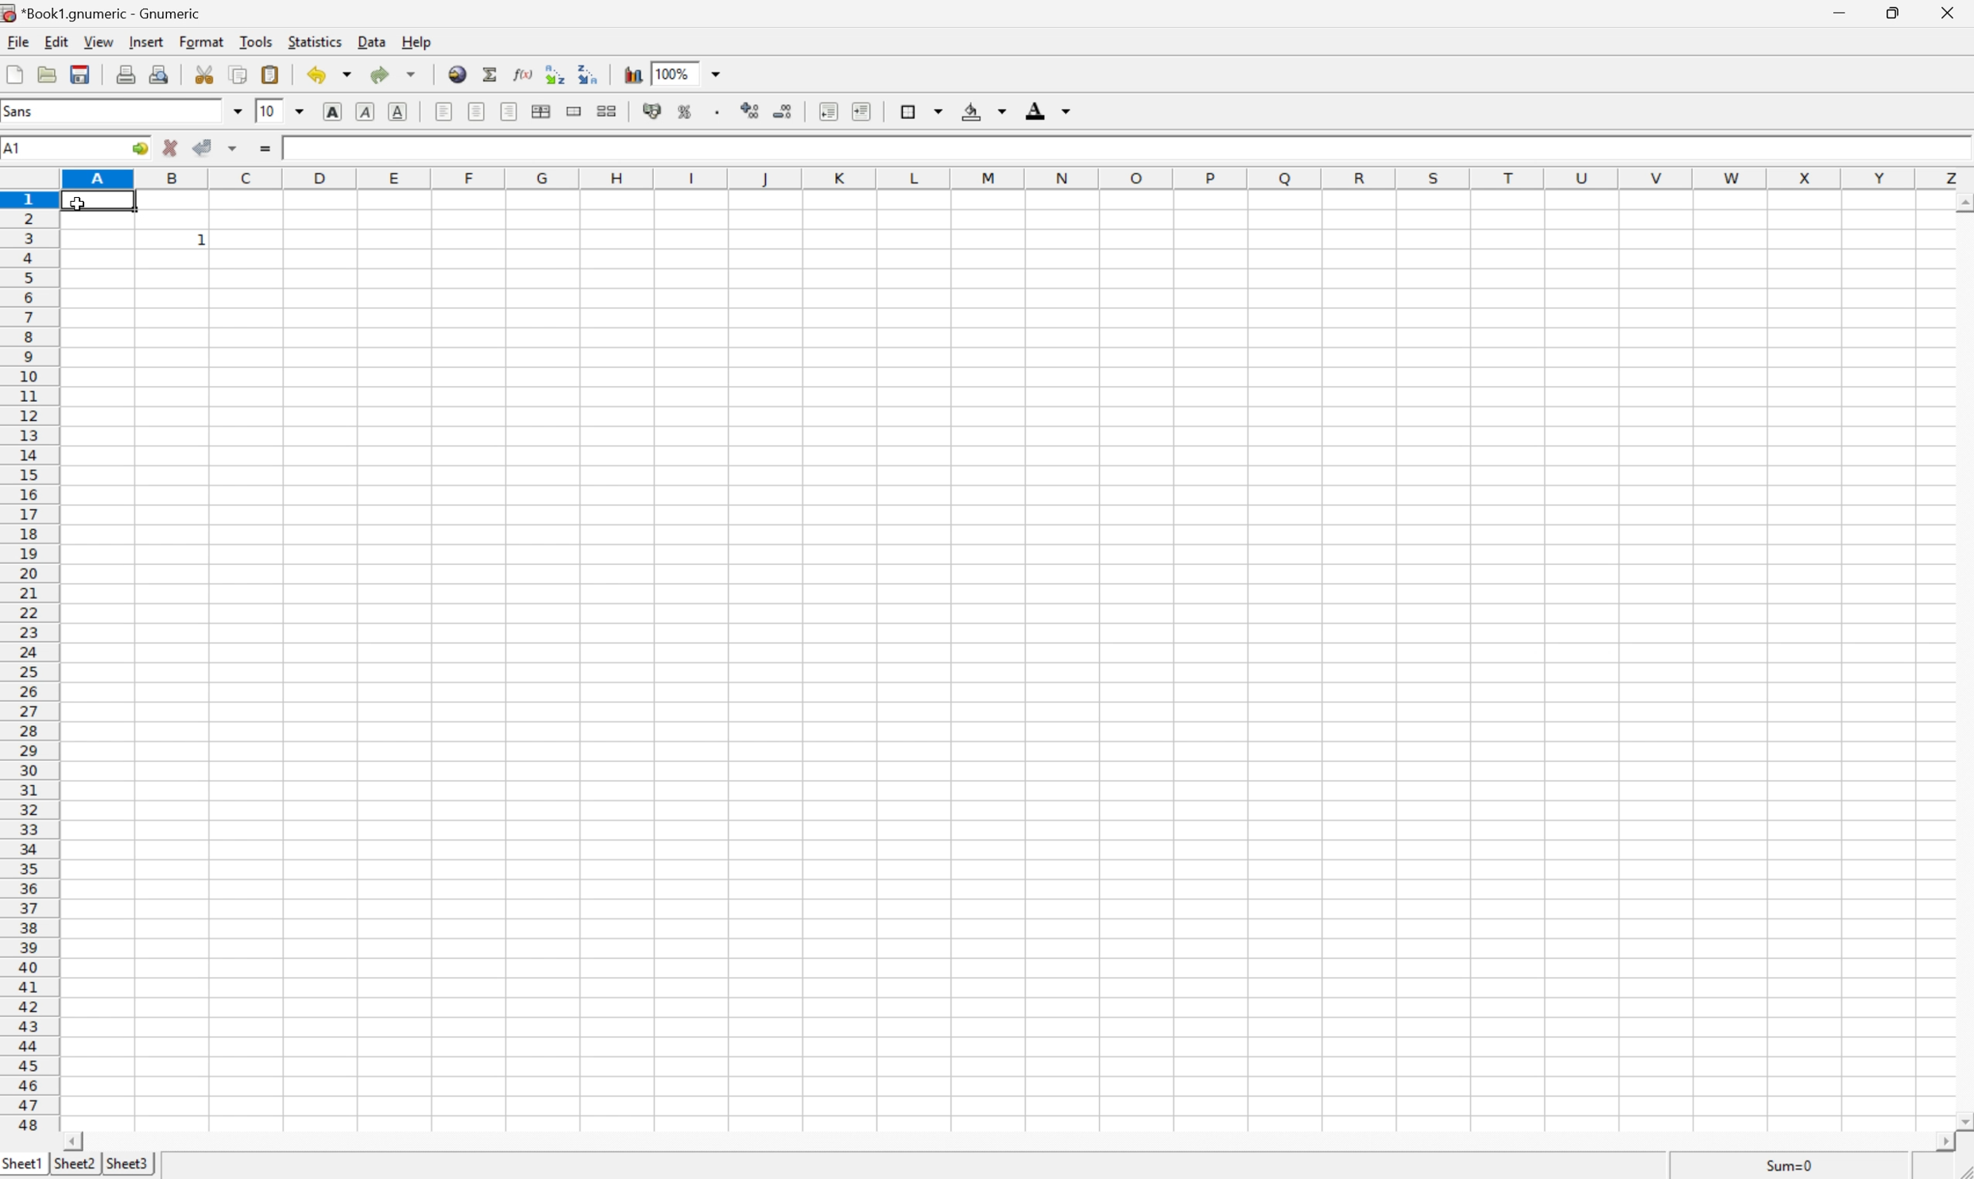 The width and height of the screenshot is (1974, 1179). I want to click on view, so click(97, 43).